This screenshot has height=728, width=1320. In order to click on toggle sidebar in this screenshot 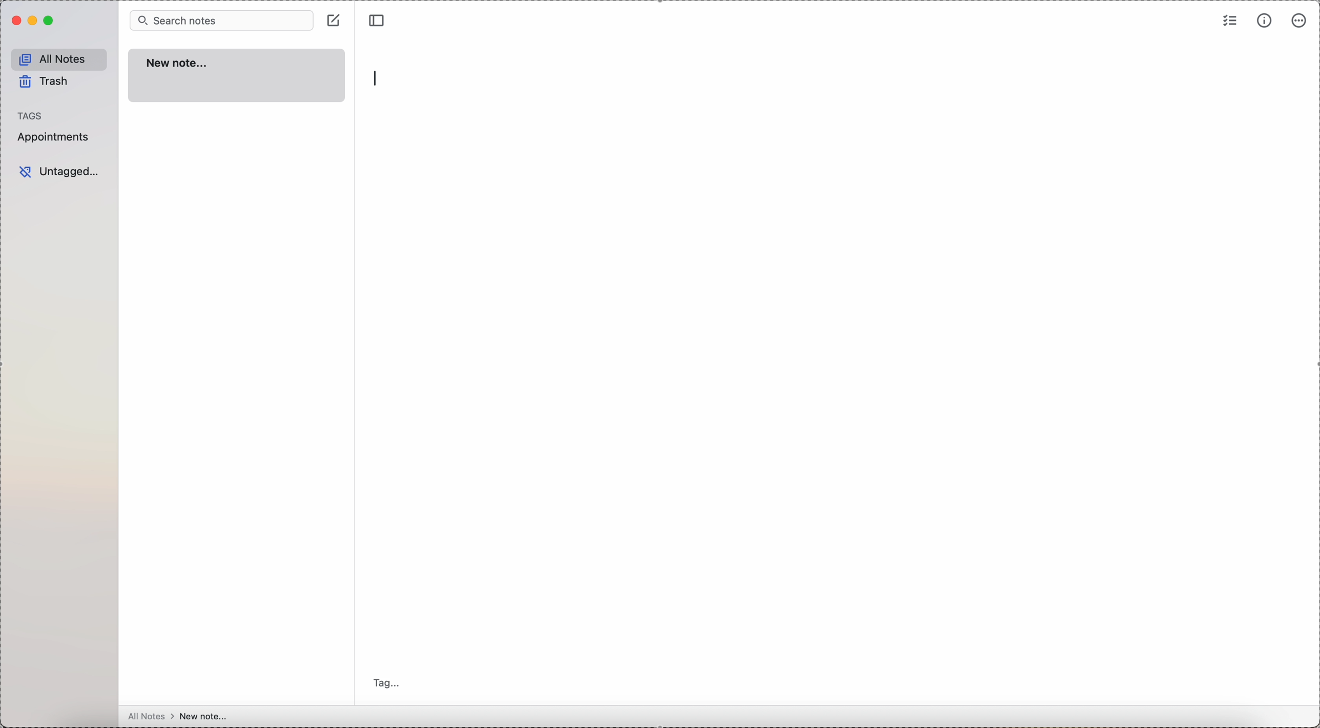, I will do `click(378, 18)`.